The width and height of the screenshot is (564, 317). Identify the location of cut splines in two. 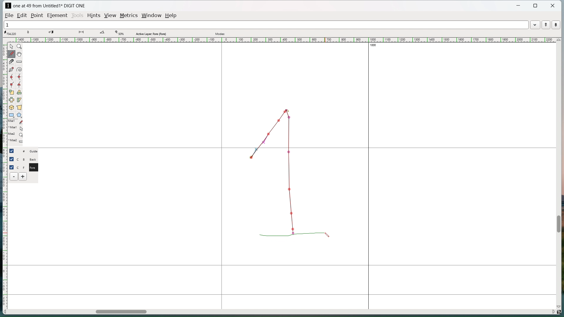
(12, 62).